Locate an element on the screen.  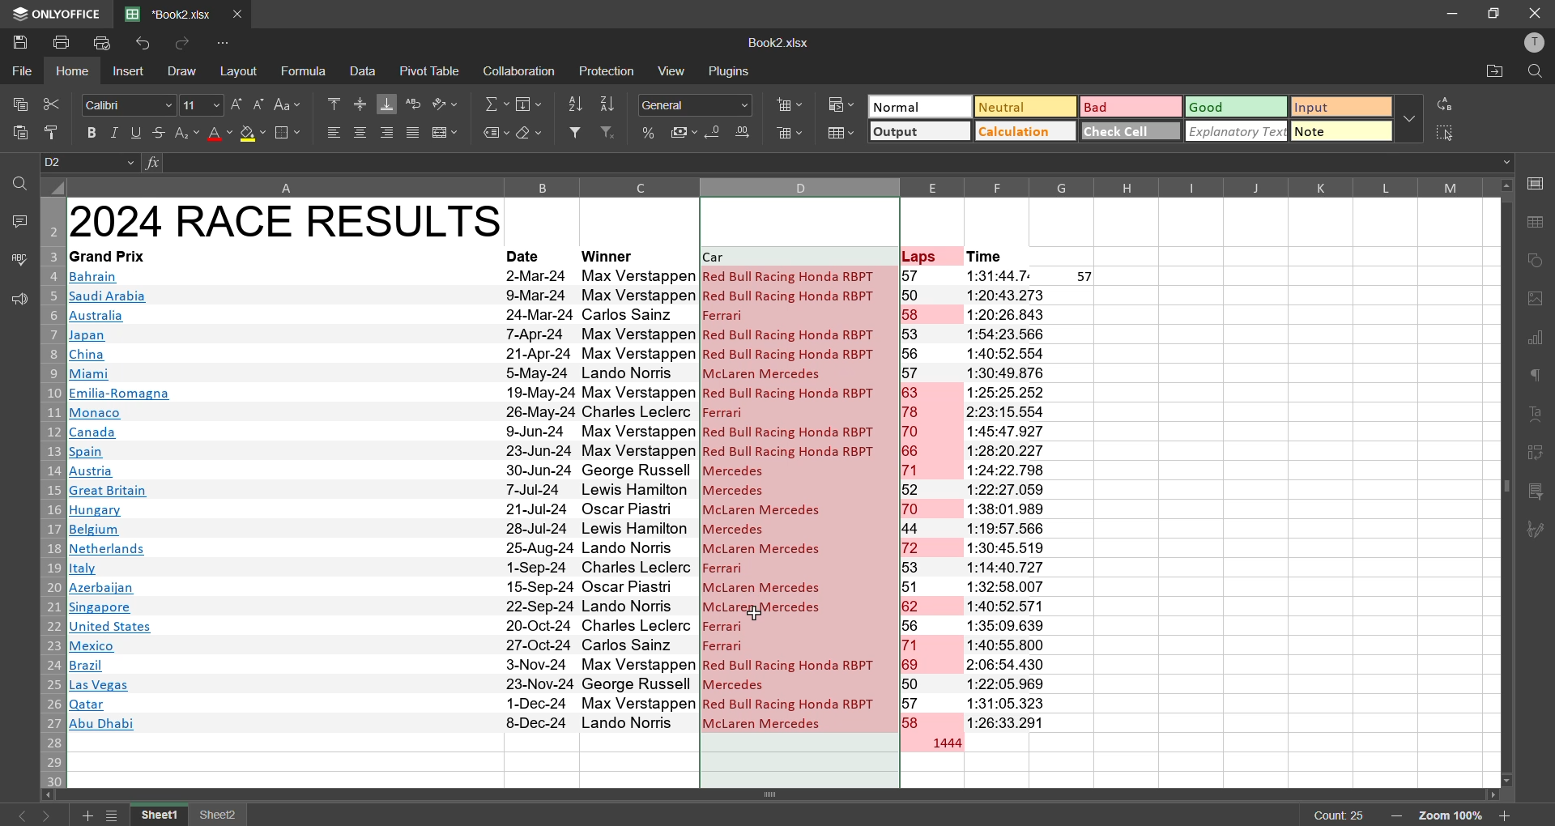
formula bar is located at coordinates (830, 163).